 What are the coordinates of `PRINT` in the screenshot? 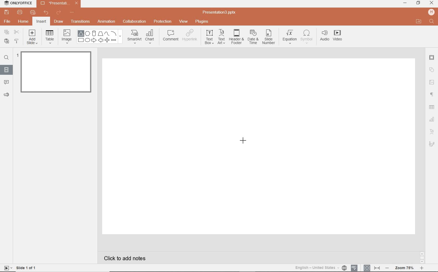 It's located at (20, 13).